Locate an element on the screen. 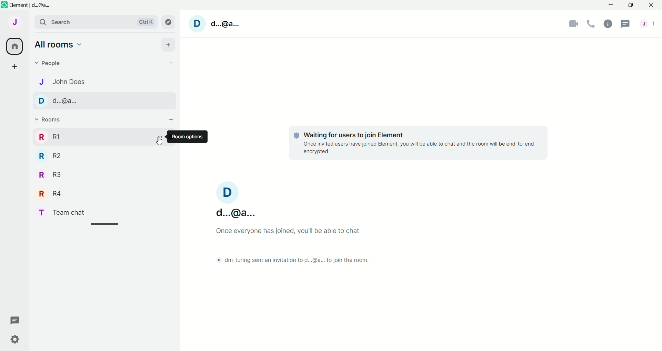  R R2 is located at coordinates (58, 158).